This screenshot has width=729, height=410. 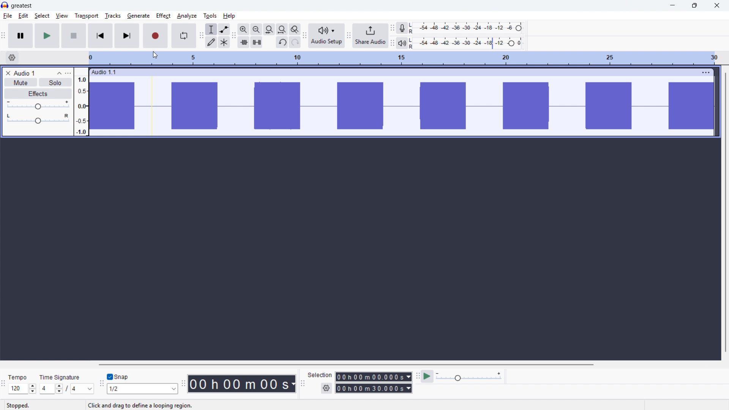 I want to click on recording level, so click(x=469, y=28).